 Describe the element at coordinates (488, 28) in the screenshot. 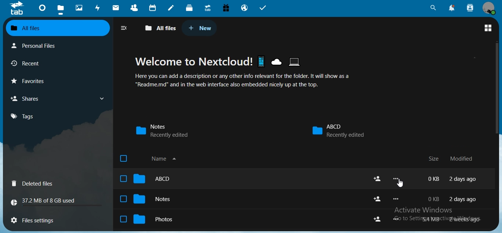

I see `switch to grid view` at that location.